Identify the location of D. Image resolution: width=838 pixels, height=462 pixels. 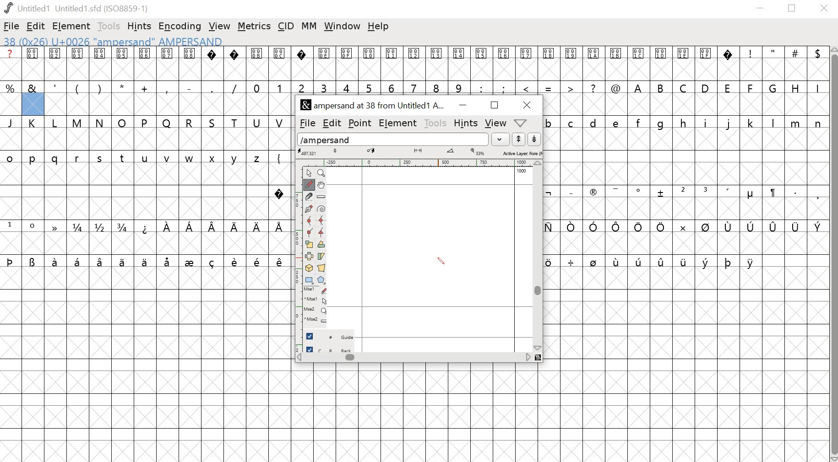
(706, 87).